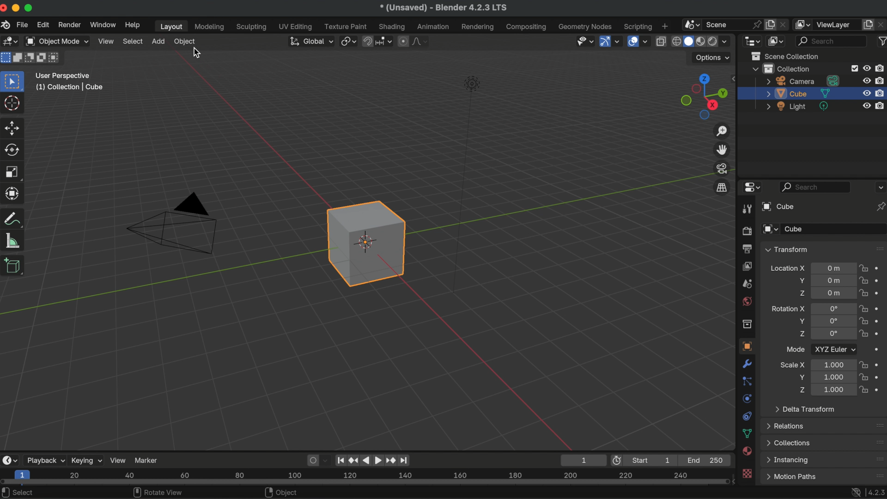 This screenshot has height=499, width=887. Describe the element at coordinates (879, 268) in the screenshot. I see `animate property` at that location.